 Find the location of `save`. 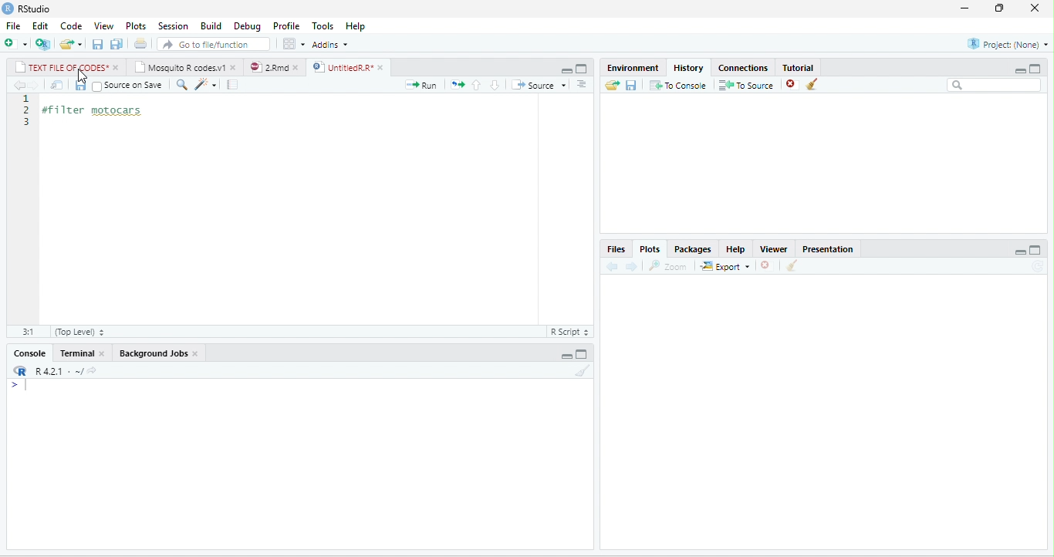

save is located at coordinates (80, 85).